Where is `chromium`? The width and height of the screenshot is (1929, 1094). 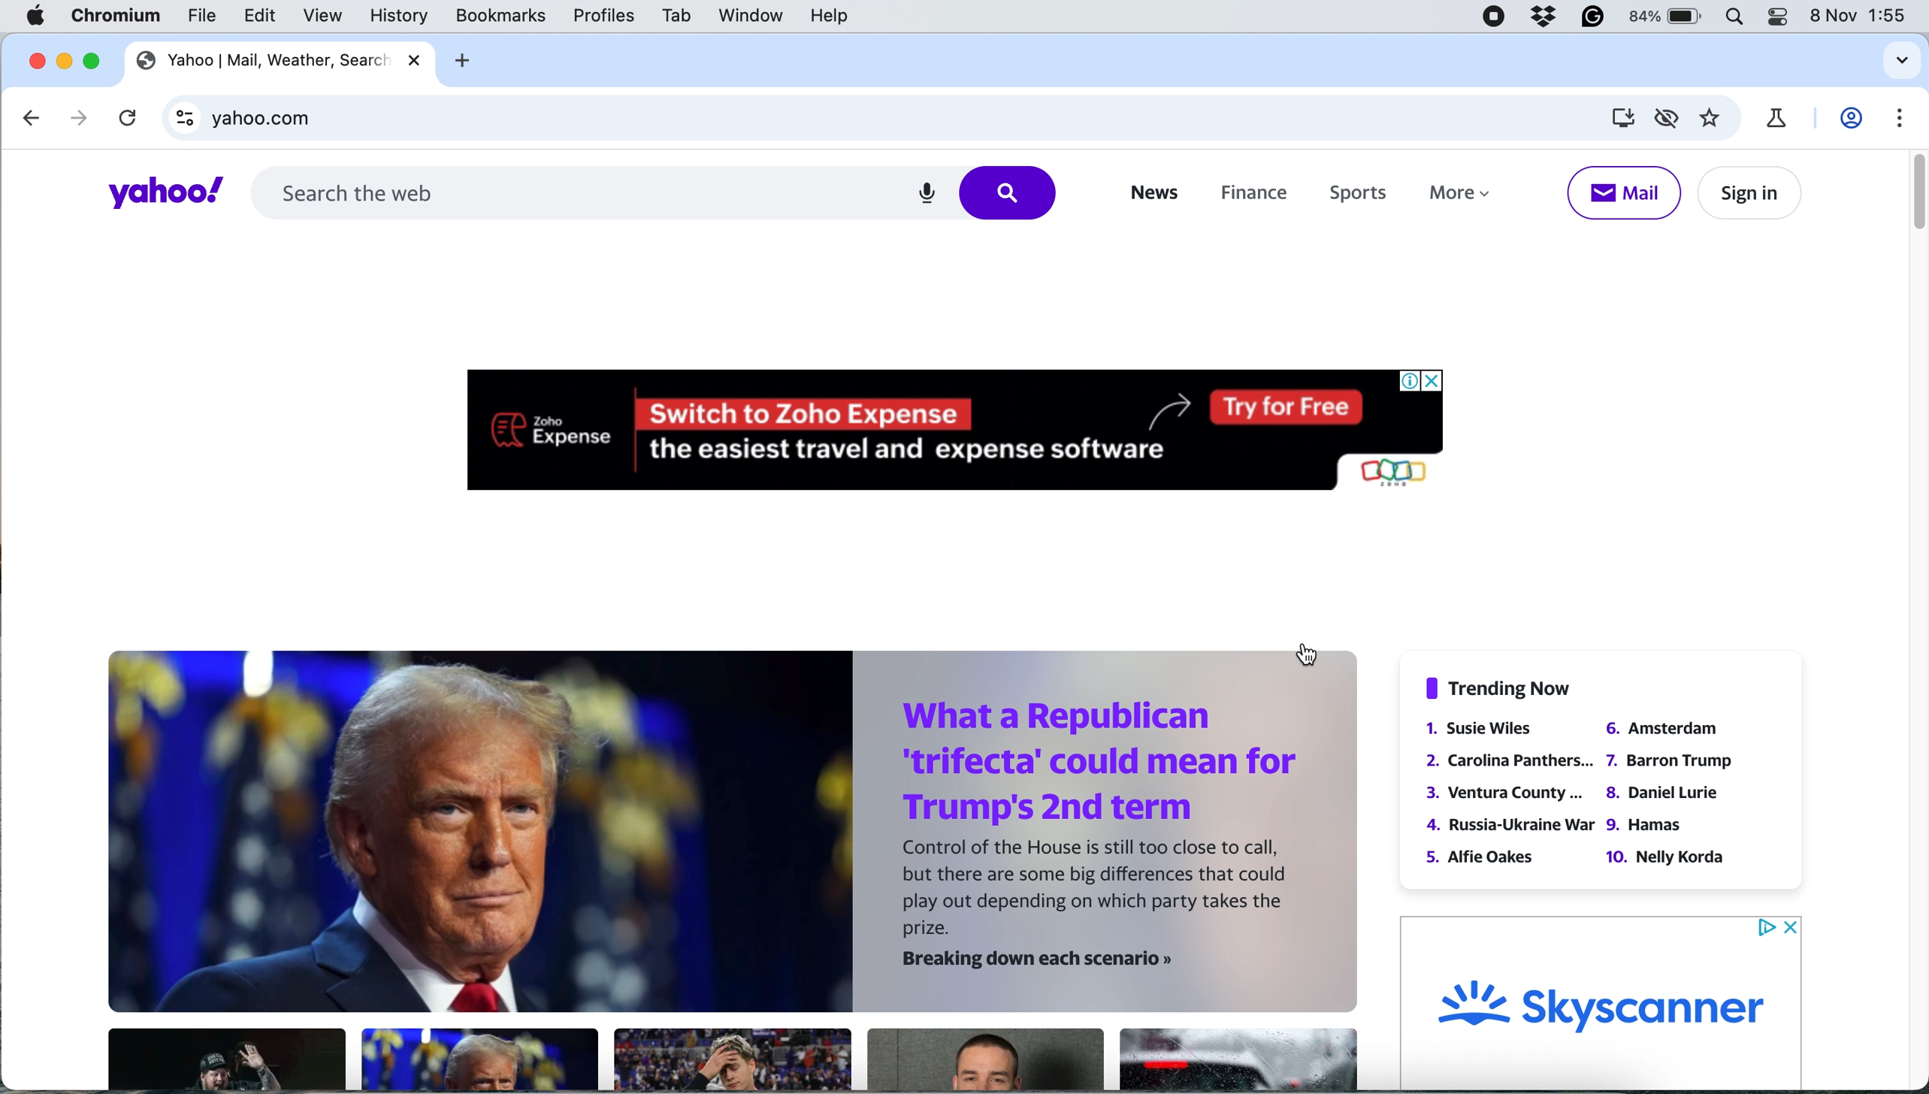
chromium is located at coordinates (121, 15).